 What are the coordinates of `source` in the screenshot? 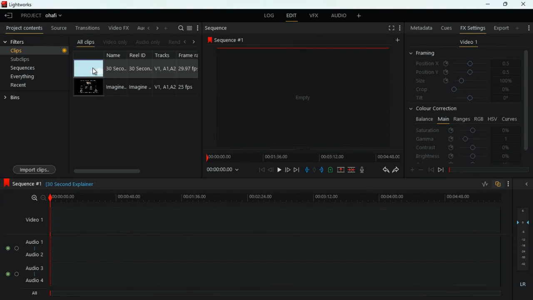 It's located at (57, 27).